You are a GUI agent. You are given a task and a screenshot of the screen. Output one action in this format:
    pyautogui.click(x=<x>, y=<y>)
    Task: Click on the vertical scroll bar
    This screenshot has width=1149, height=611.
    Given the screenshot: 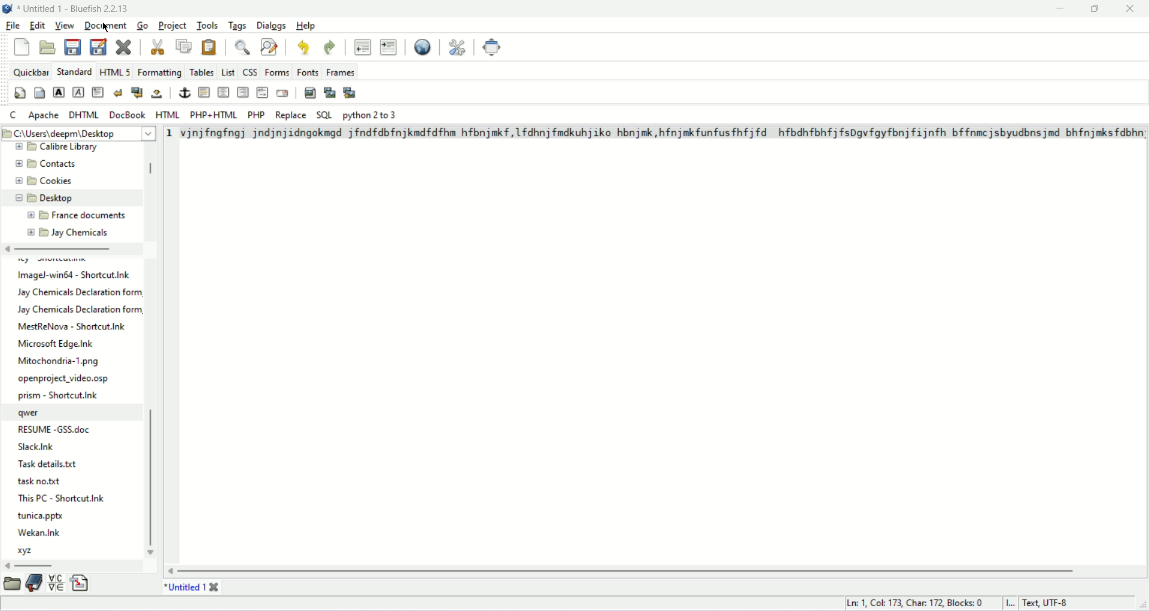 What is the action you would take?
    pyautogui.click(x=626, y=571)
    